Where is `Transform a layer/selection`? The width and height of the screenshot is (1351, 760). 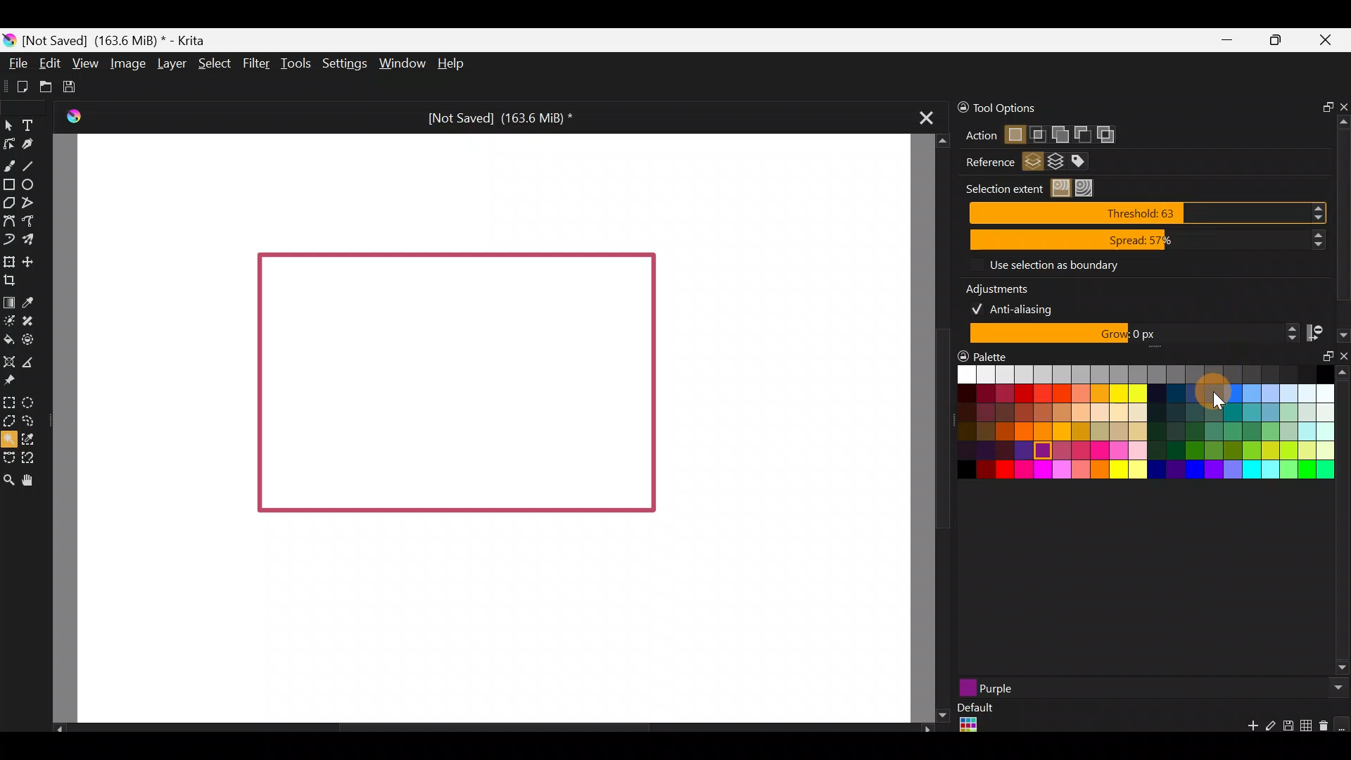
Transform a layer/selection is located at coordinates (8, 260).